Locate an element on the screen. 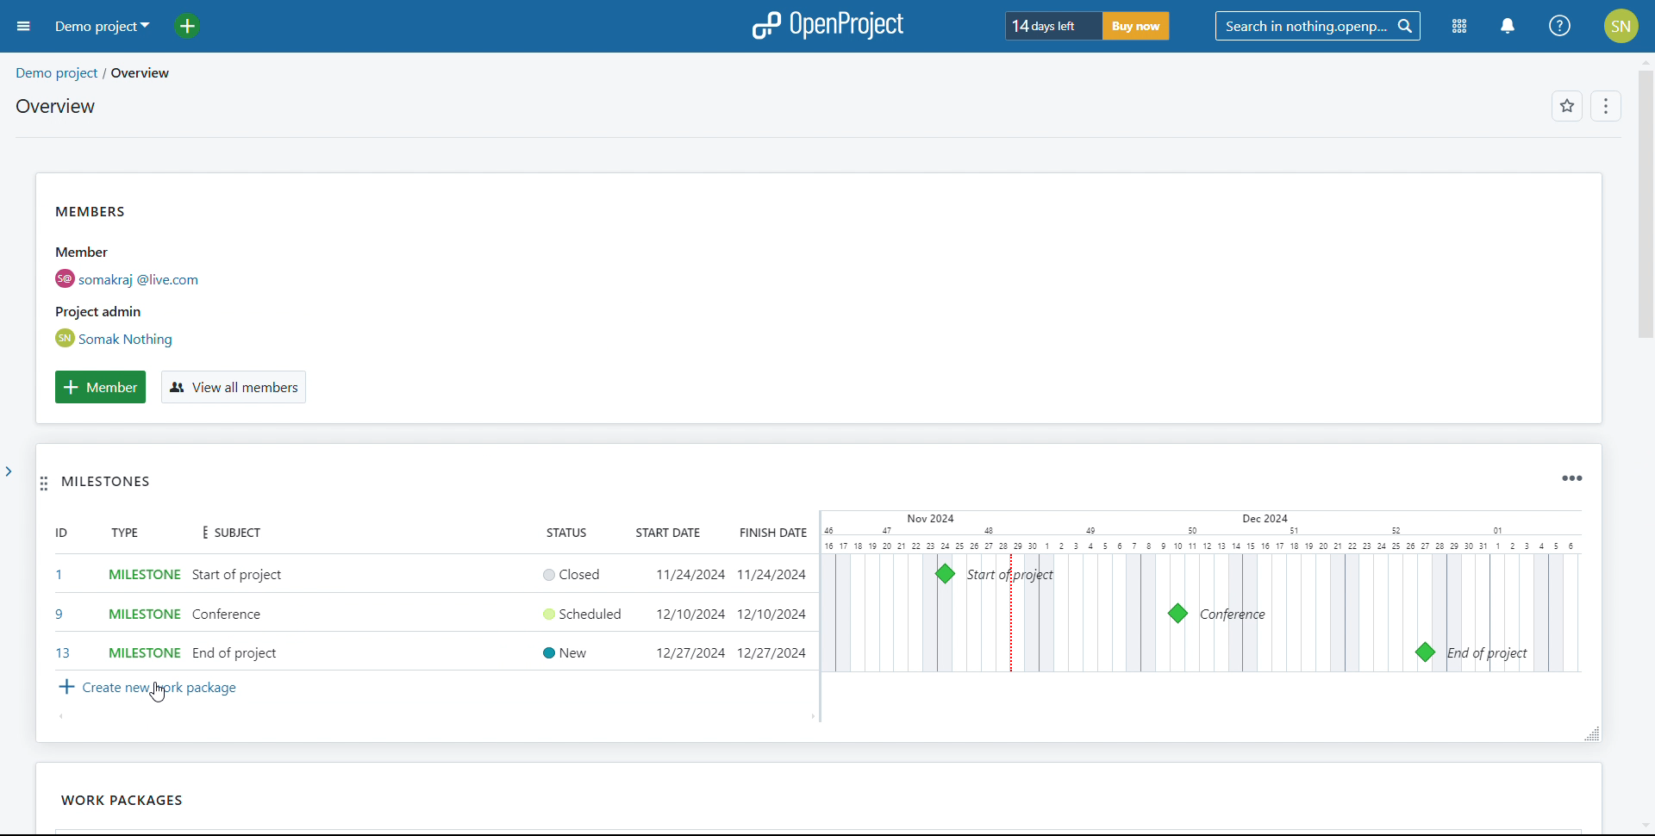 Image resolution: width=1655 pixels, height=836 pixels. set start and end date is located at coordinates (723, 613).